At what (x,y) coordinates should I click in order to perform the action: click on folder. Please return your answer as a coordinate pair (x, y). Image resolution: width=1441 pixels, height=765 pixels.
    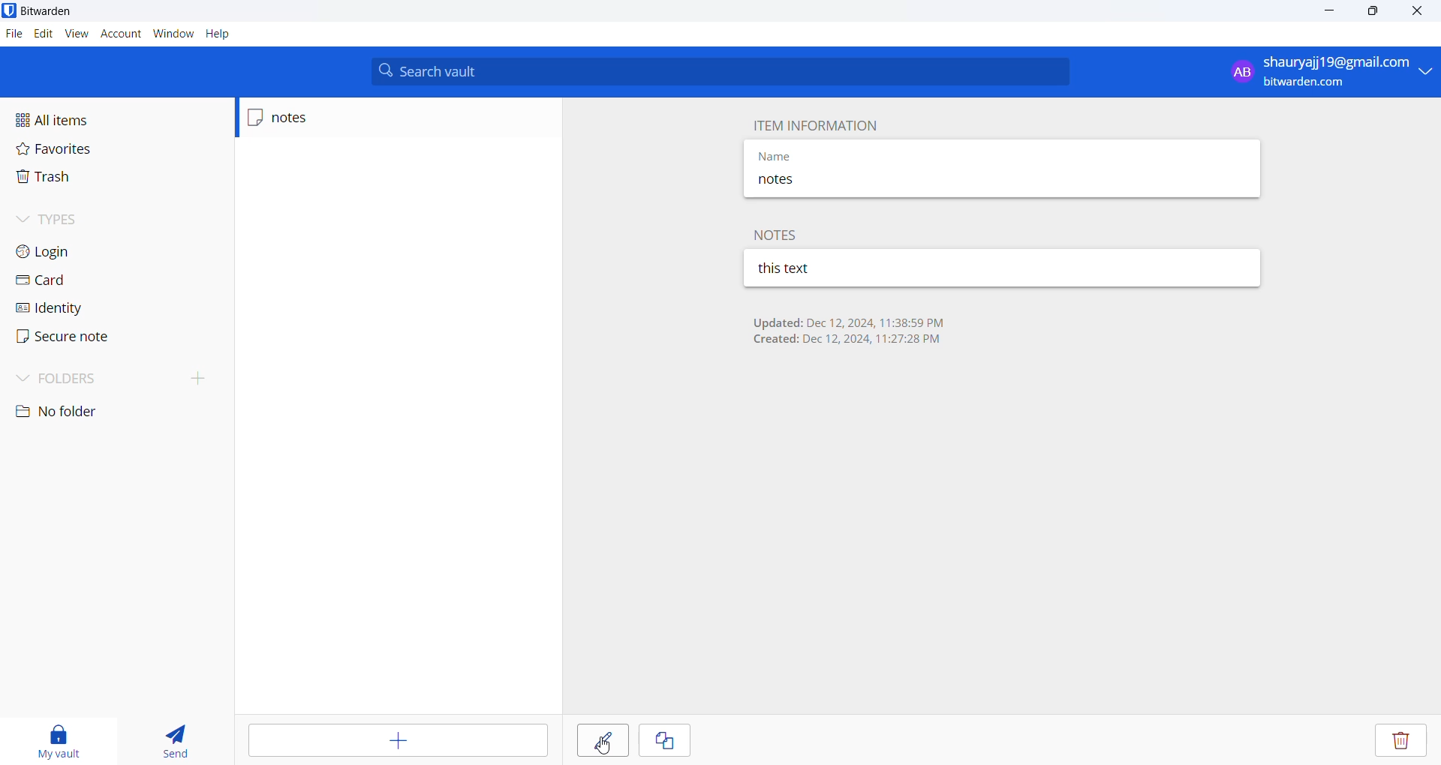
    Looking at the image, I should click on (110, 377).